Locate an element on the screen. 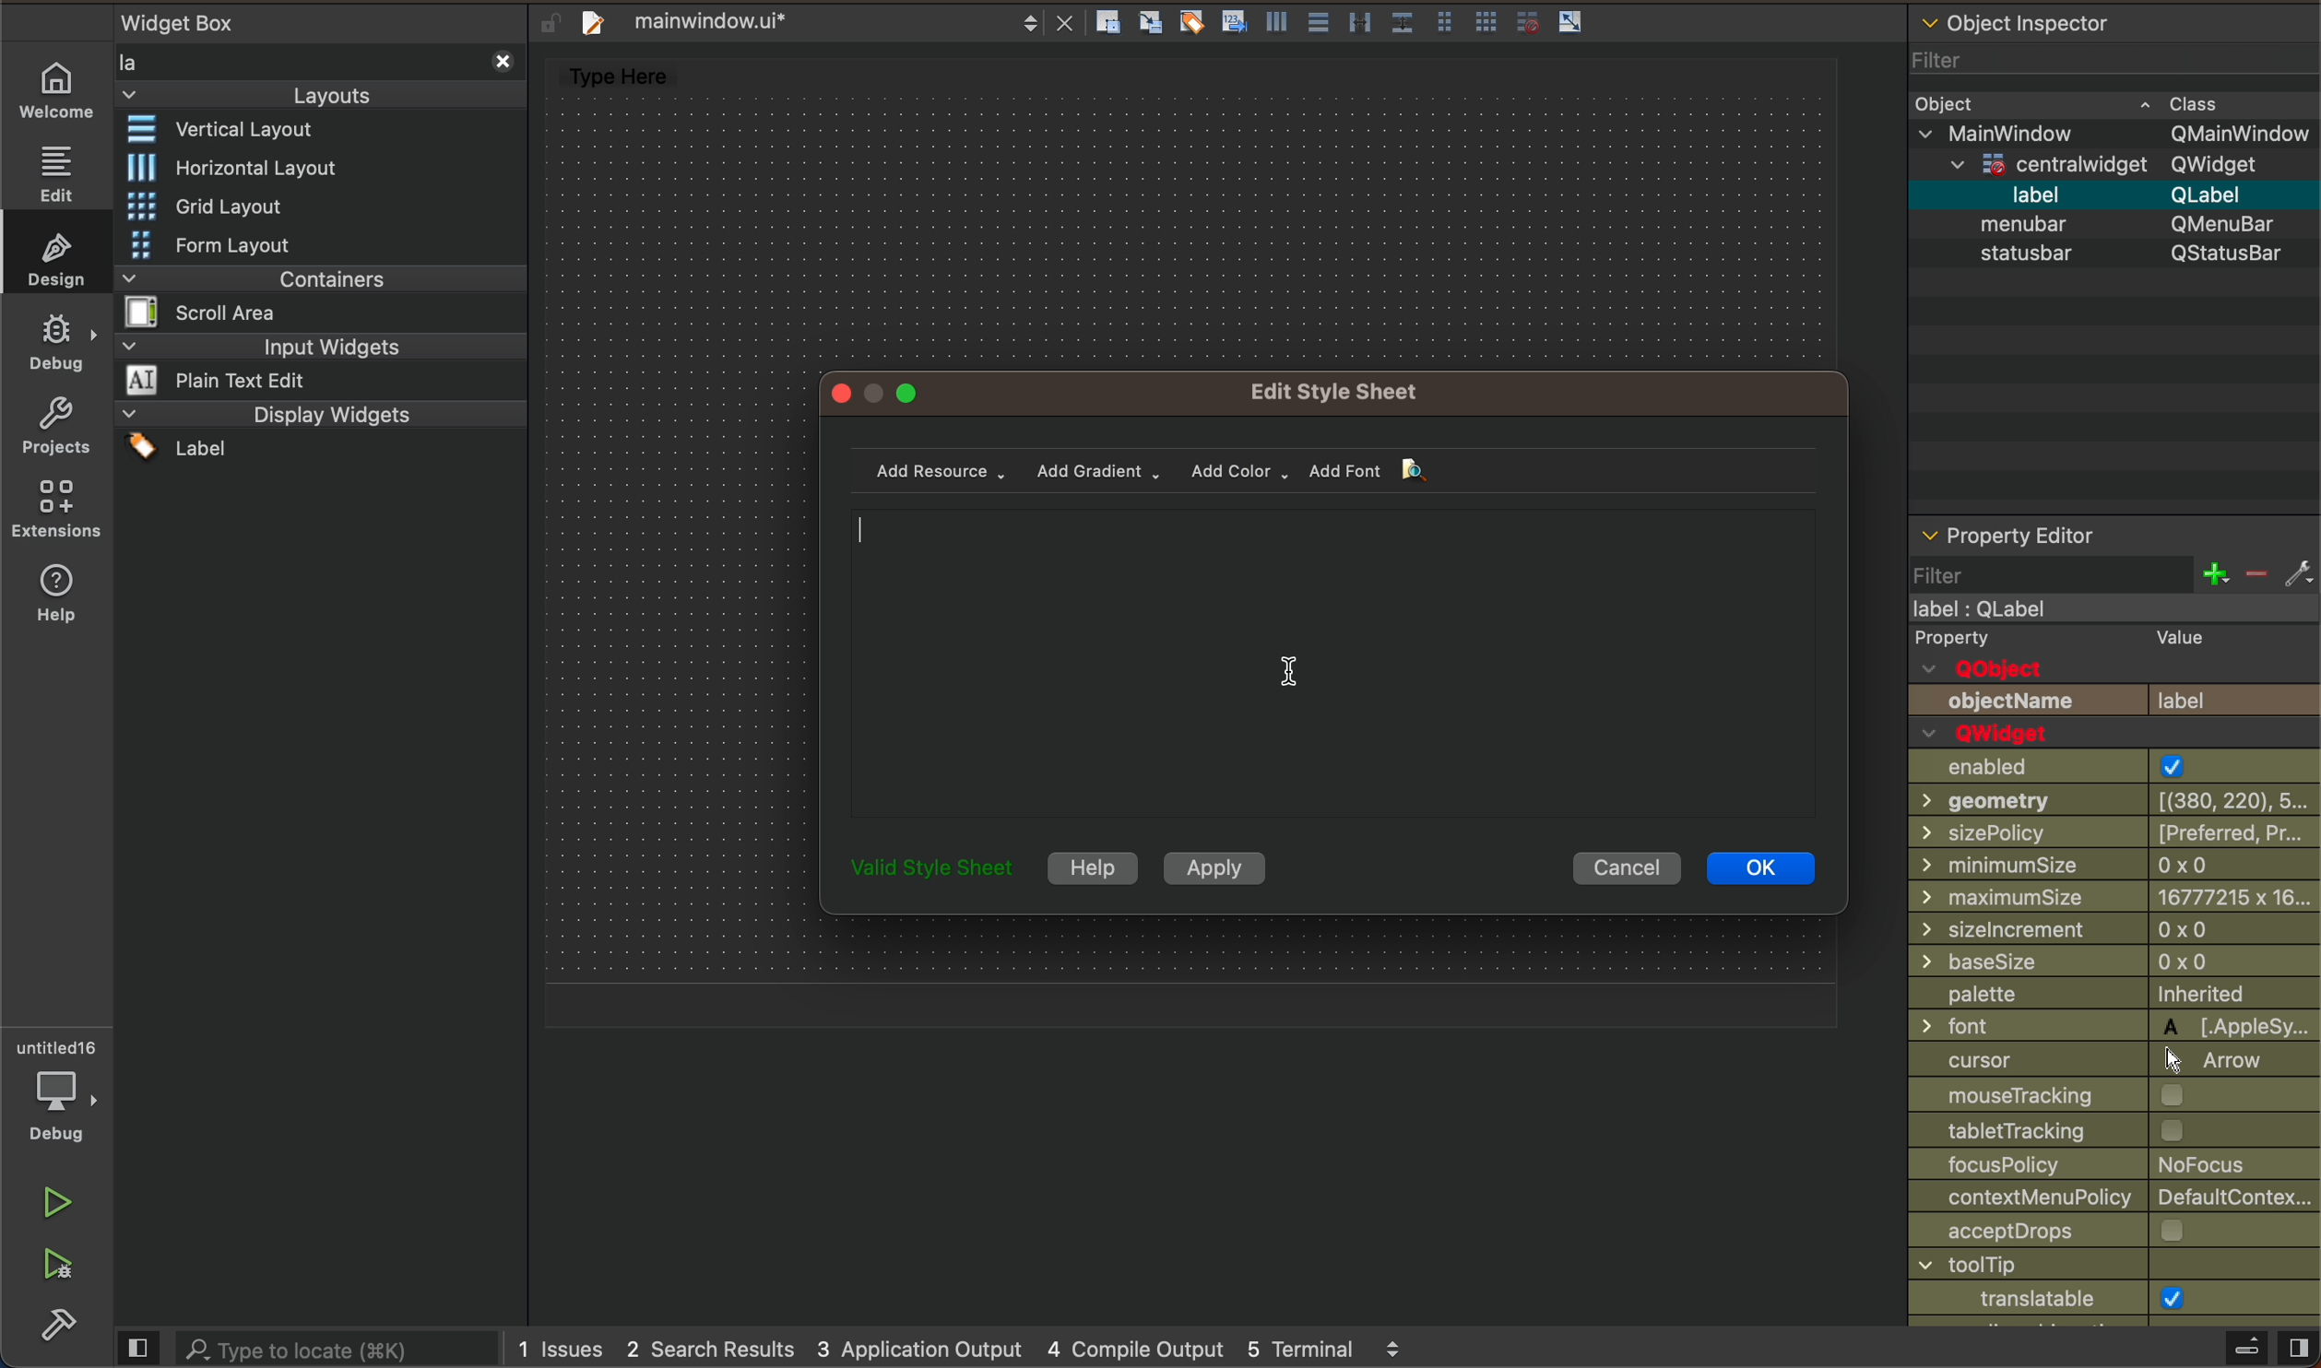 Image resolution: width=2321 pixels, height=1368 pixels. help is located at coordinates (1092, 867).